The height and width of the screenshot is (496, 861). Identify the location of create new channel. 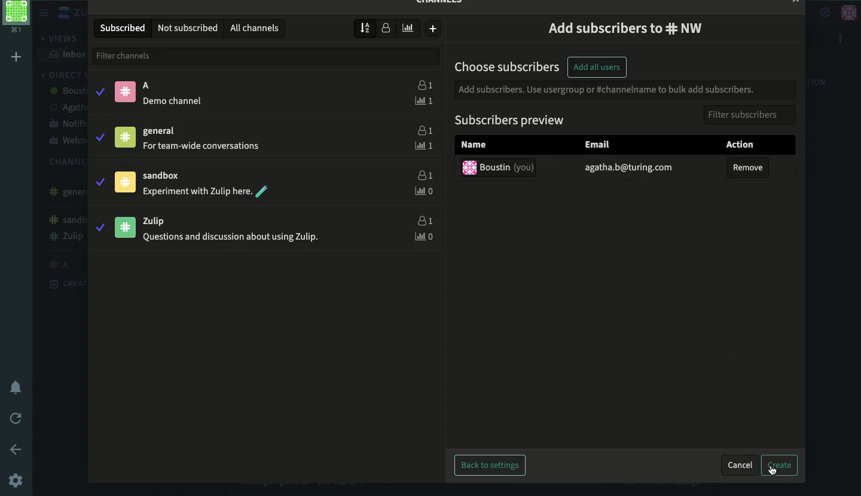
(434, 29).